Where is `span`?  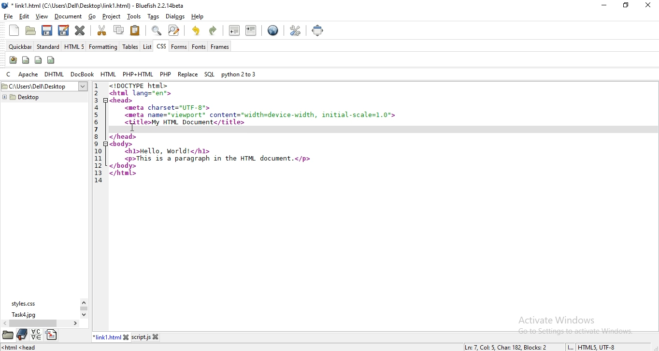
span is located at coordinates (25, 60).